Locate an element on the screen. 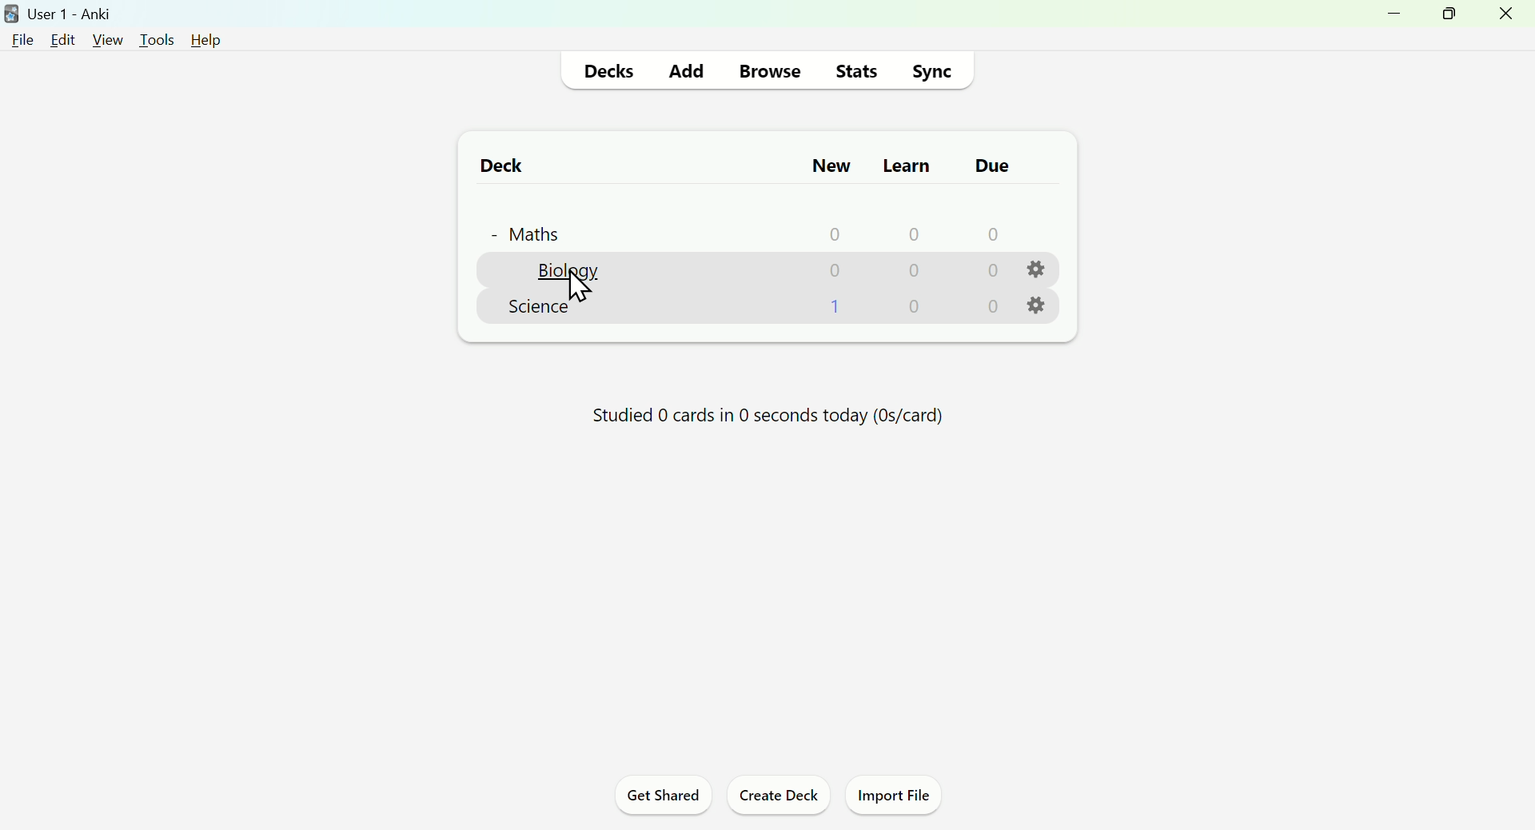 This screenshot has height=830, width=1535. Progress is located at coordinates (759, 421).